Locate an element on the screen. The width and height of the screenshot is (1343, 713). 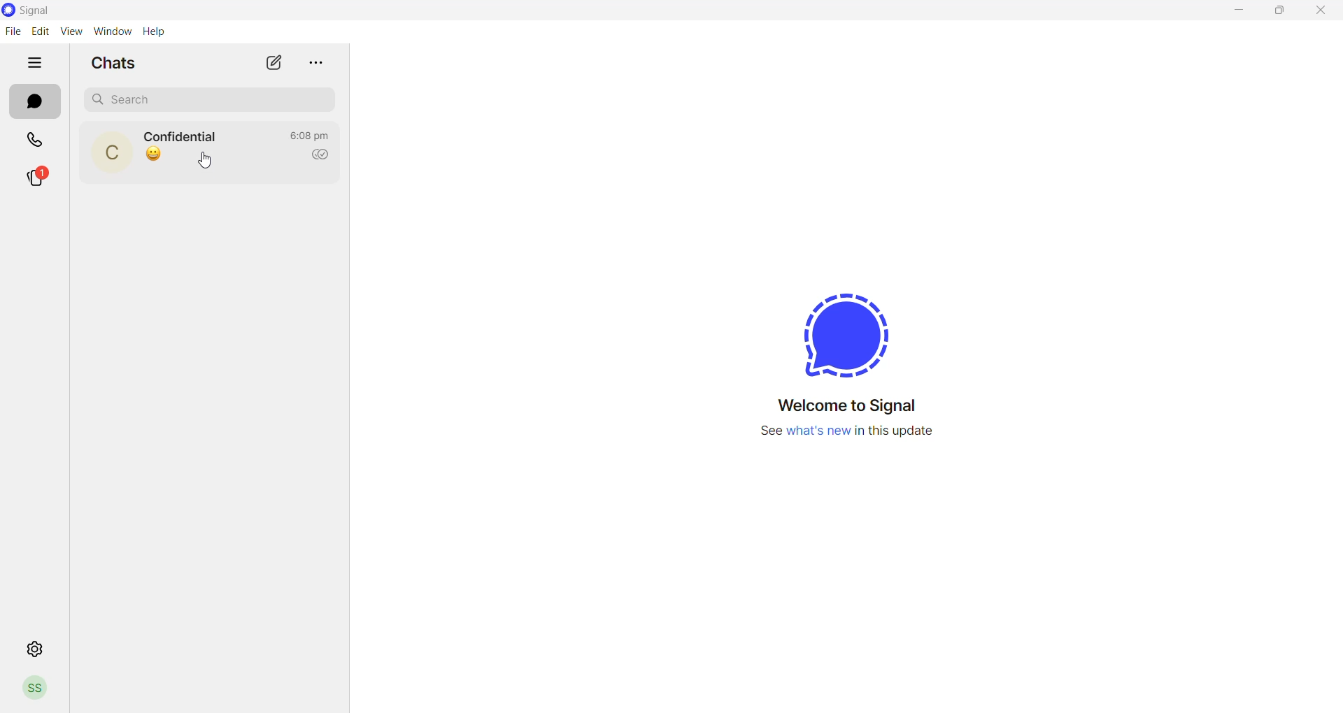
calls is located at coordinates (41, 141).